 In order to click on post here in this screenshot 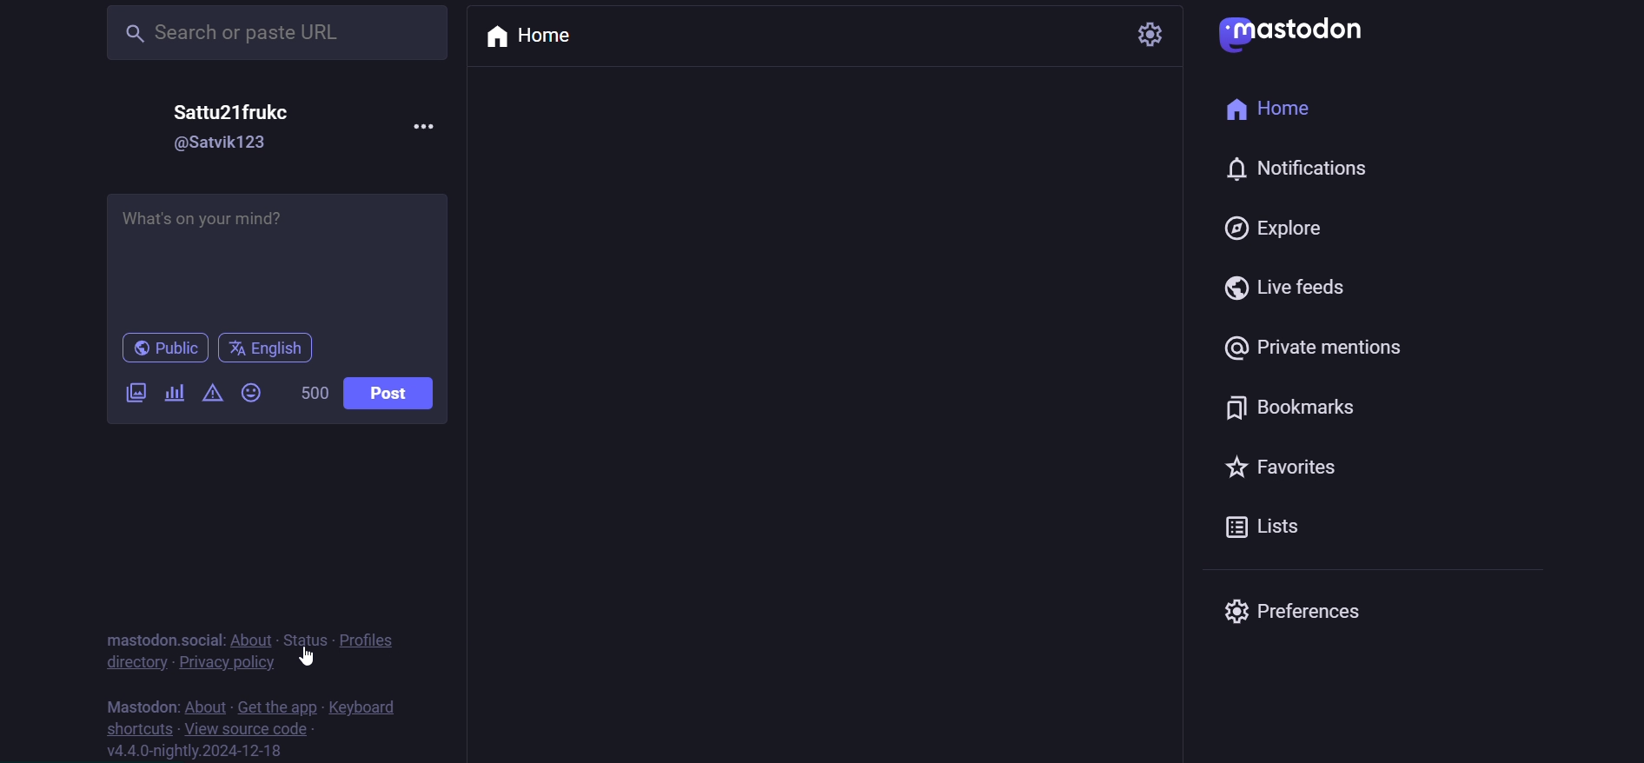, I will do `click(276, 254)`.